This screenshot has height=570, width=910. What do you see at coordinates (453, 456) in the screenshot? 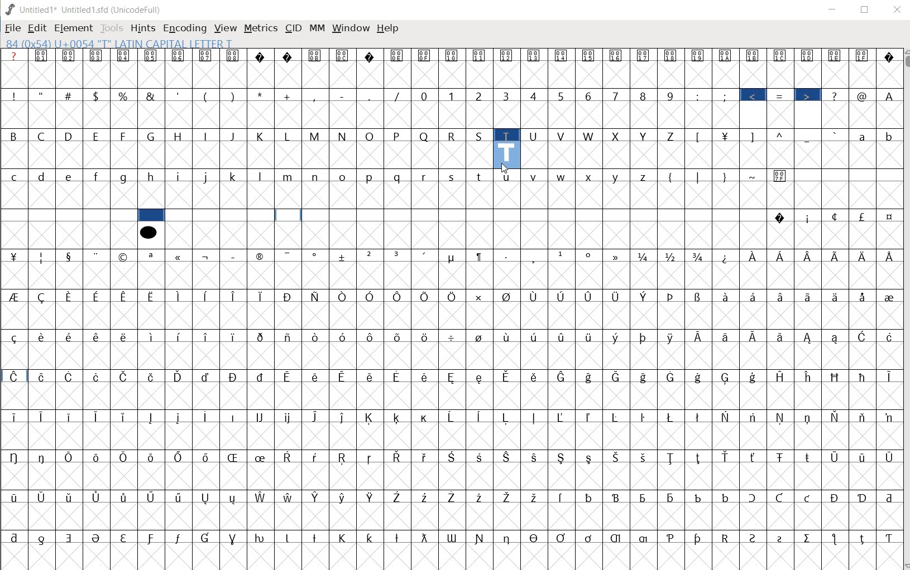
I see `Symbol` at bounding box center [453, 456].